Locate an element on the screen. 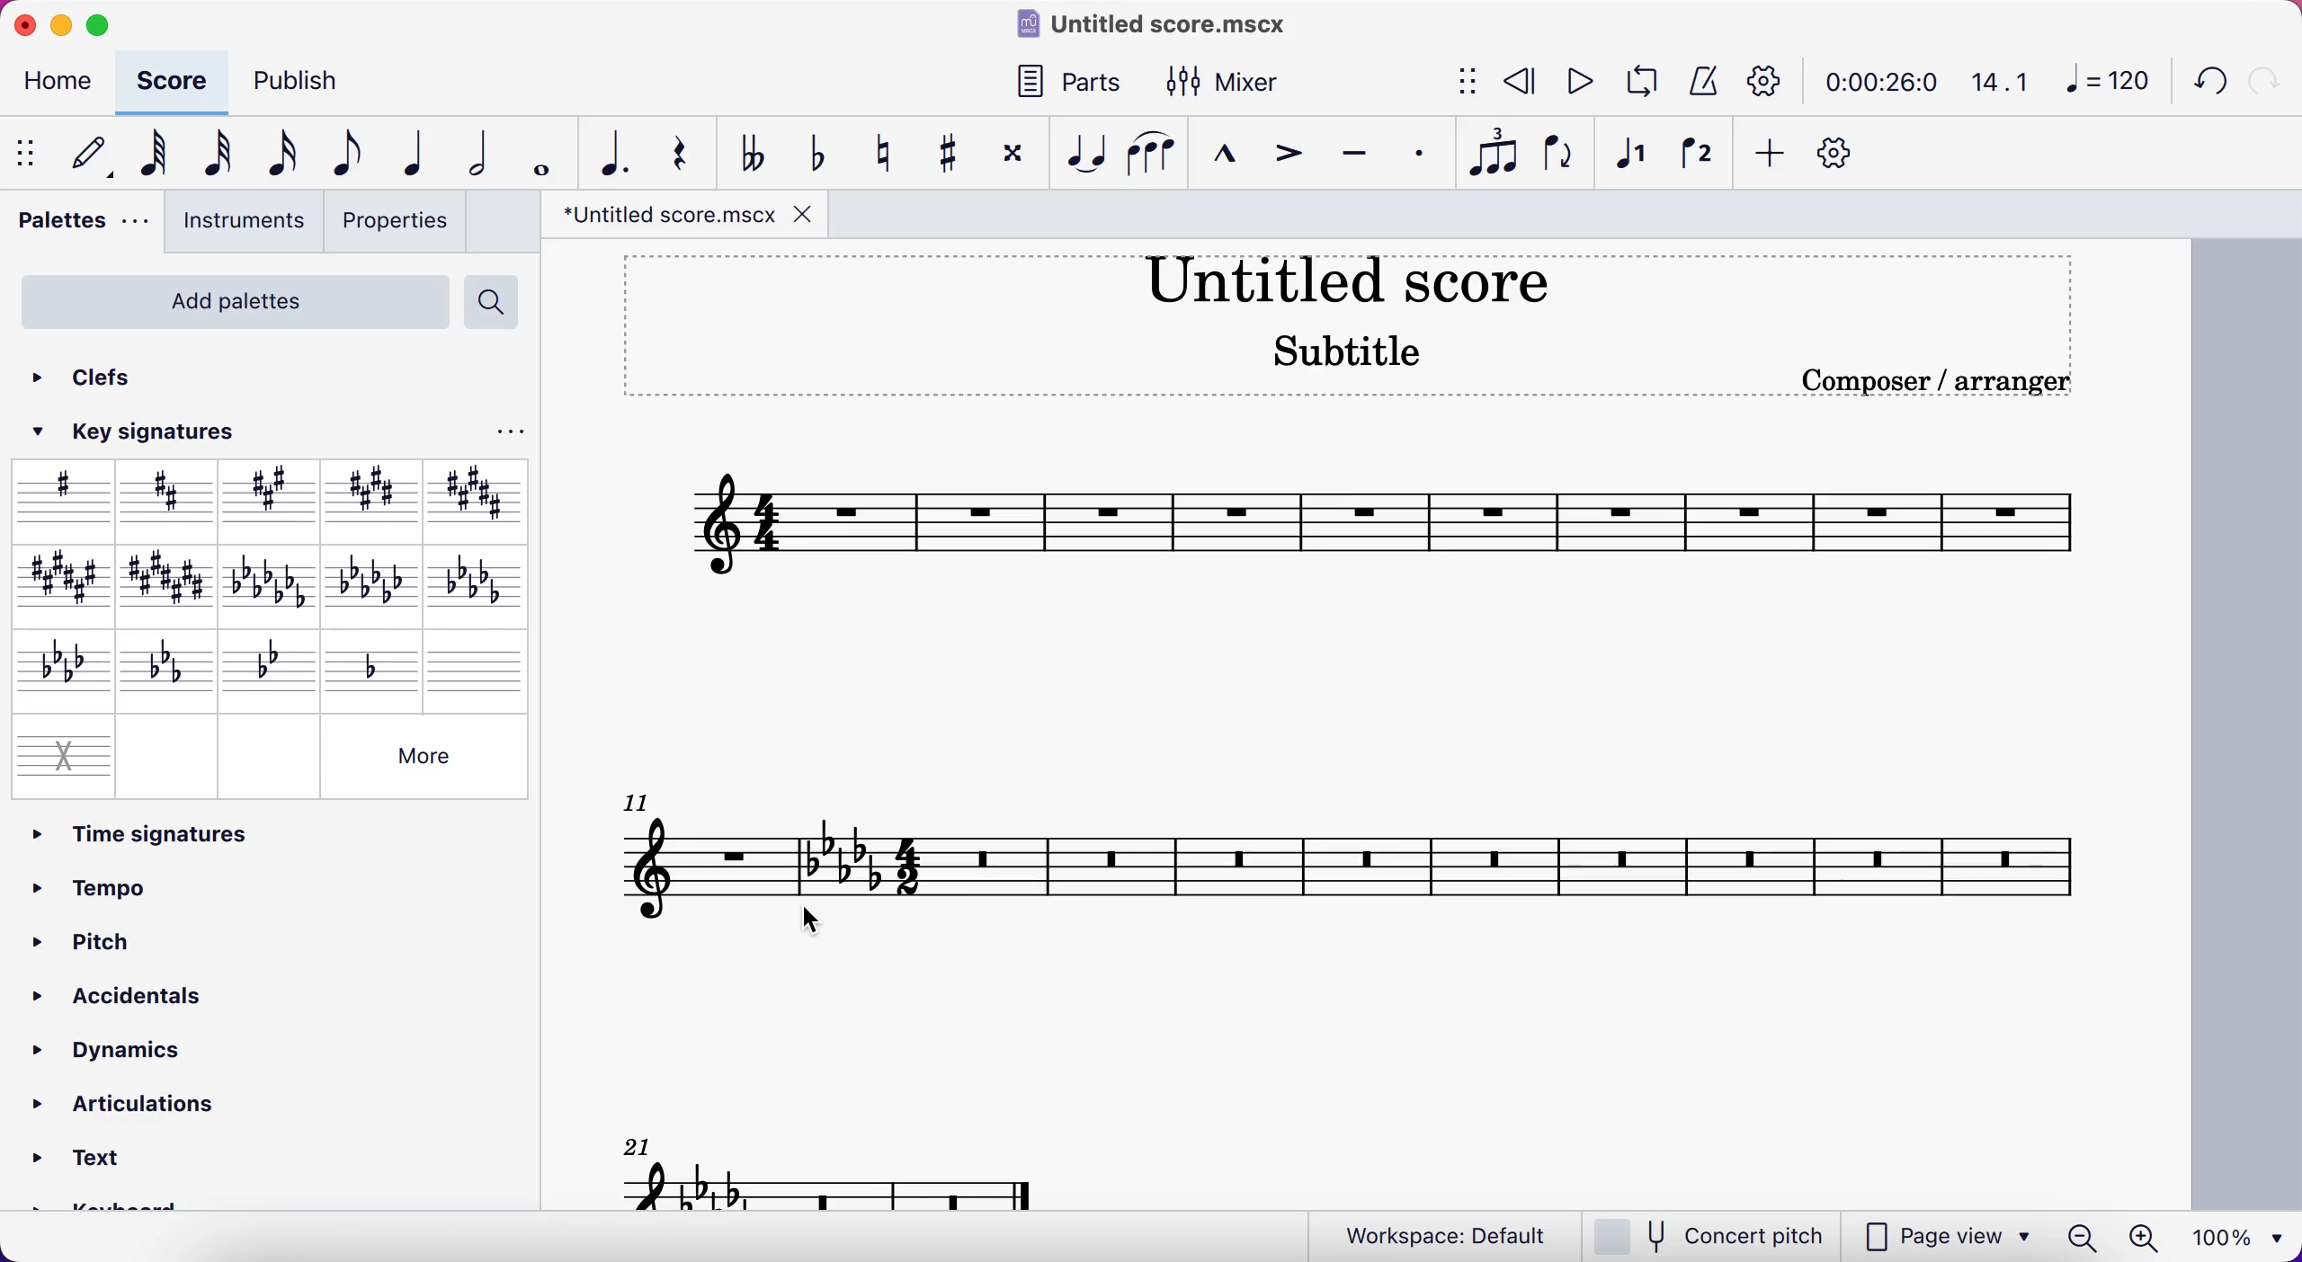 The height and width of the screenshot is (1262, 2302). title score is located at coordinates (1348, 283).